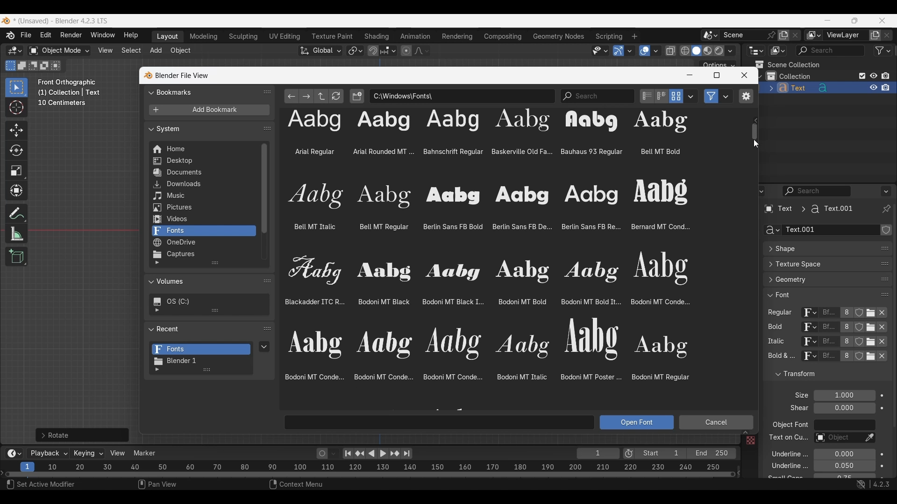 This screenshot has height=504, width=897. I want to click on Render menu, so click(71, 35).